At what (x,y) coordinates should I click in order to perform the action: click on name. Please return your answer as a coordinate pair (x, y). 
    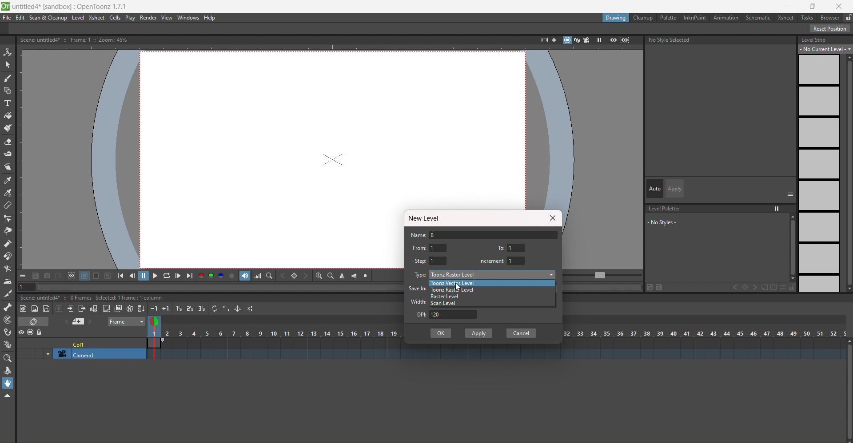
    Looking at the image, I should click on (419, 235).